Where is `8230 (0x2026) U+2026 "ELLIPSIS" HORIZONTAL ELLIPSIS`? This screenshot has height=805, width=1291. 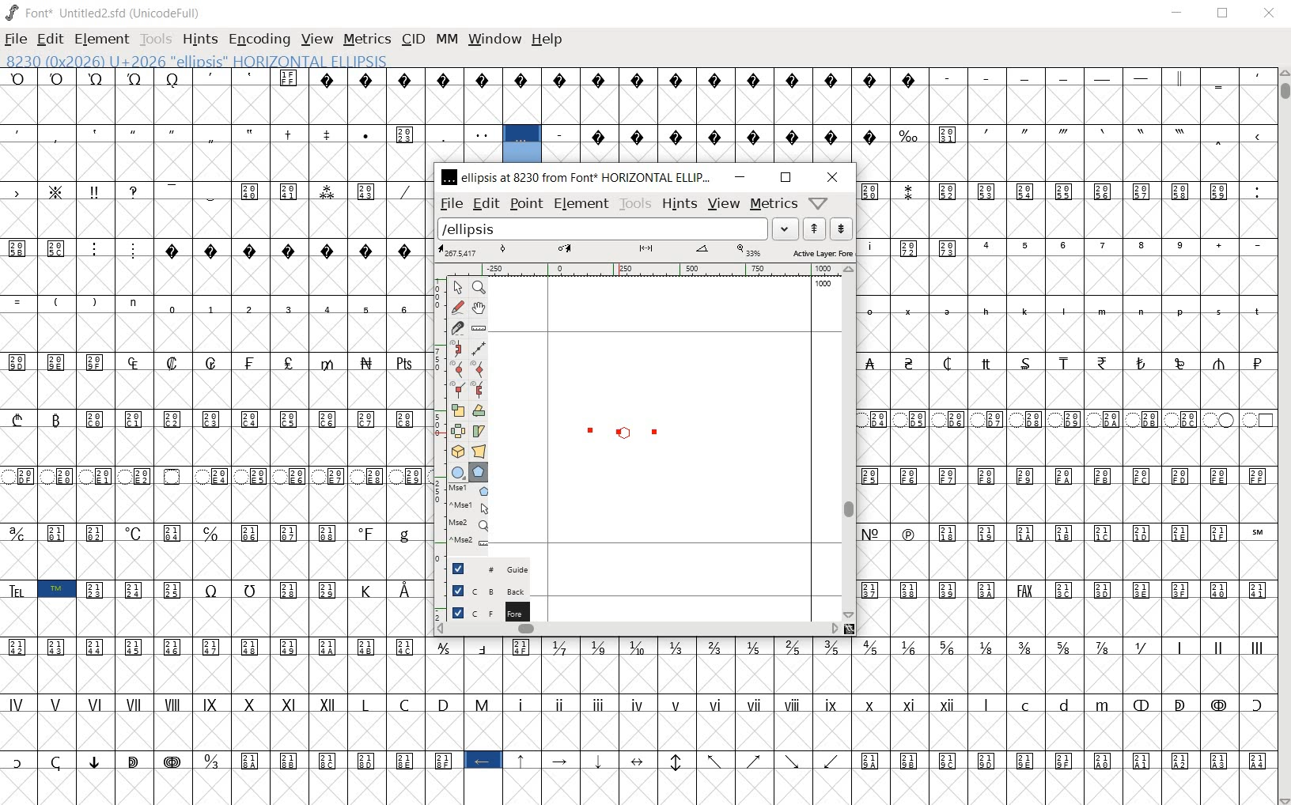
8230 (0x2026) U+2026 "ELLIPSIS" HORIZONTAL ELLIPSIS is located at coordinates (522, 145).